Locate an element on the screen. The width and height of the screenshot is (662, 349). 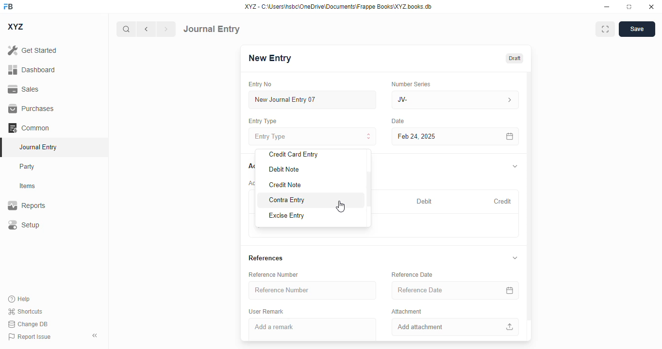
JV- is located at coordinates (455, 100).